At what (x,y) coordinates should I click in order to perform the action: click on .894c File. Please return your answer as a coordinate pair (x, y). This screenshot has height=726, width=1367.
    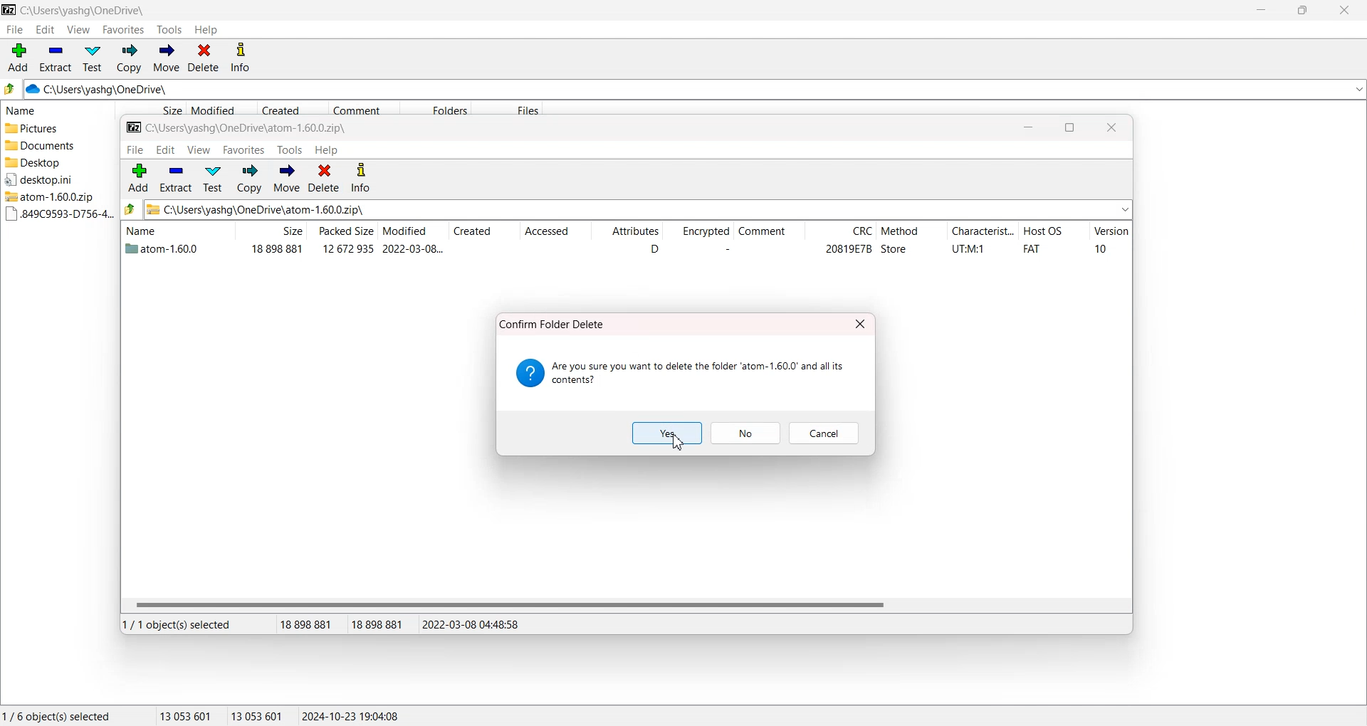
    Looking at the image, I should click on (56, 214).